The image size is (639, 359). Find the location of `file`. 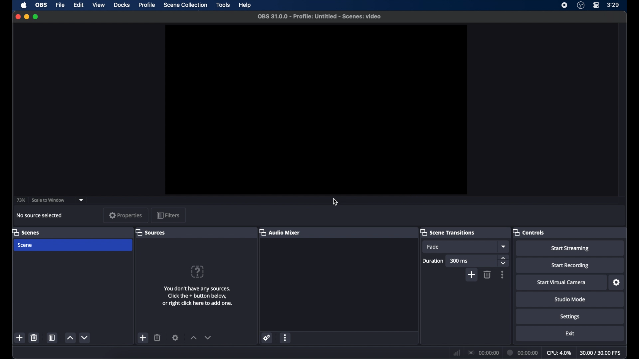

file is located at coordinates (60, 5).